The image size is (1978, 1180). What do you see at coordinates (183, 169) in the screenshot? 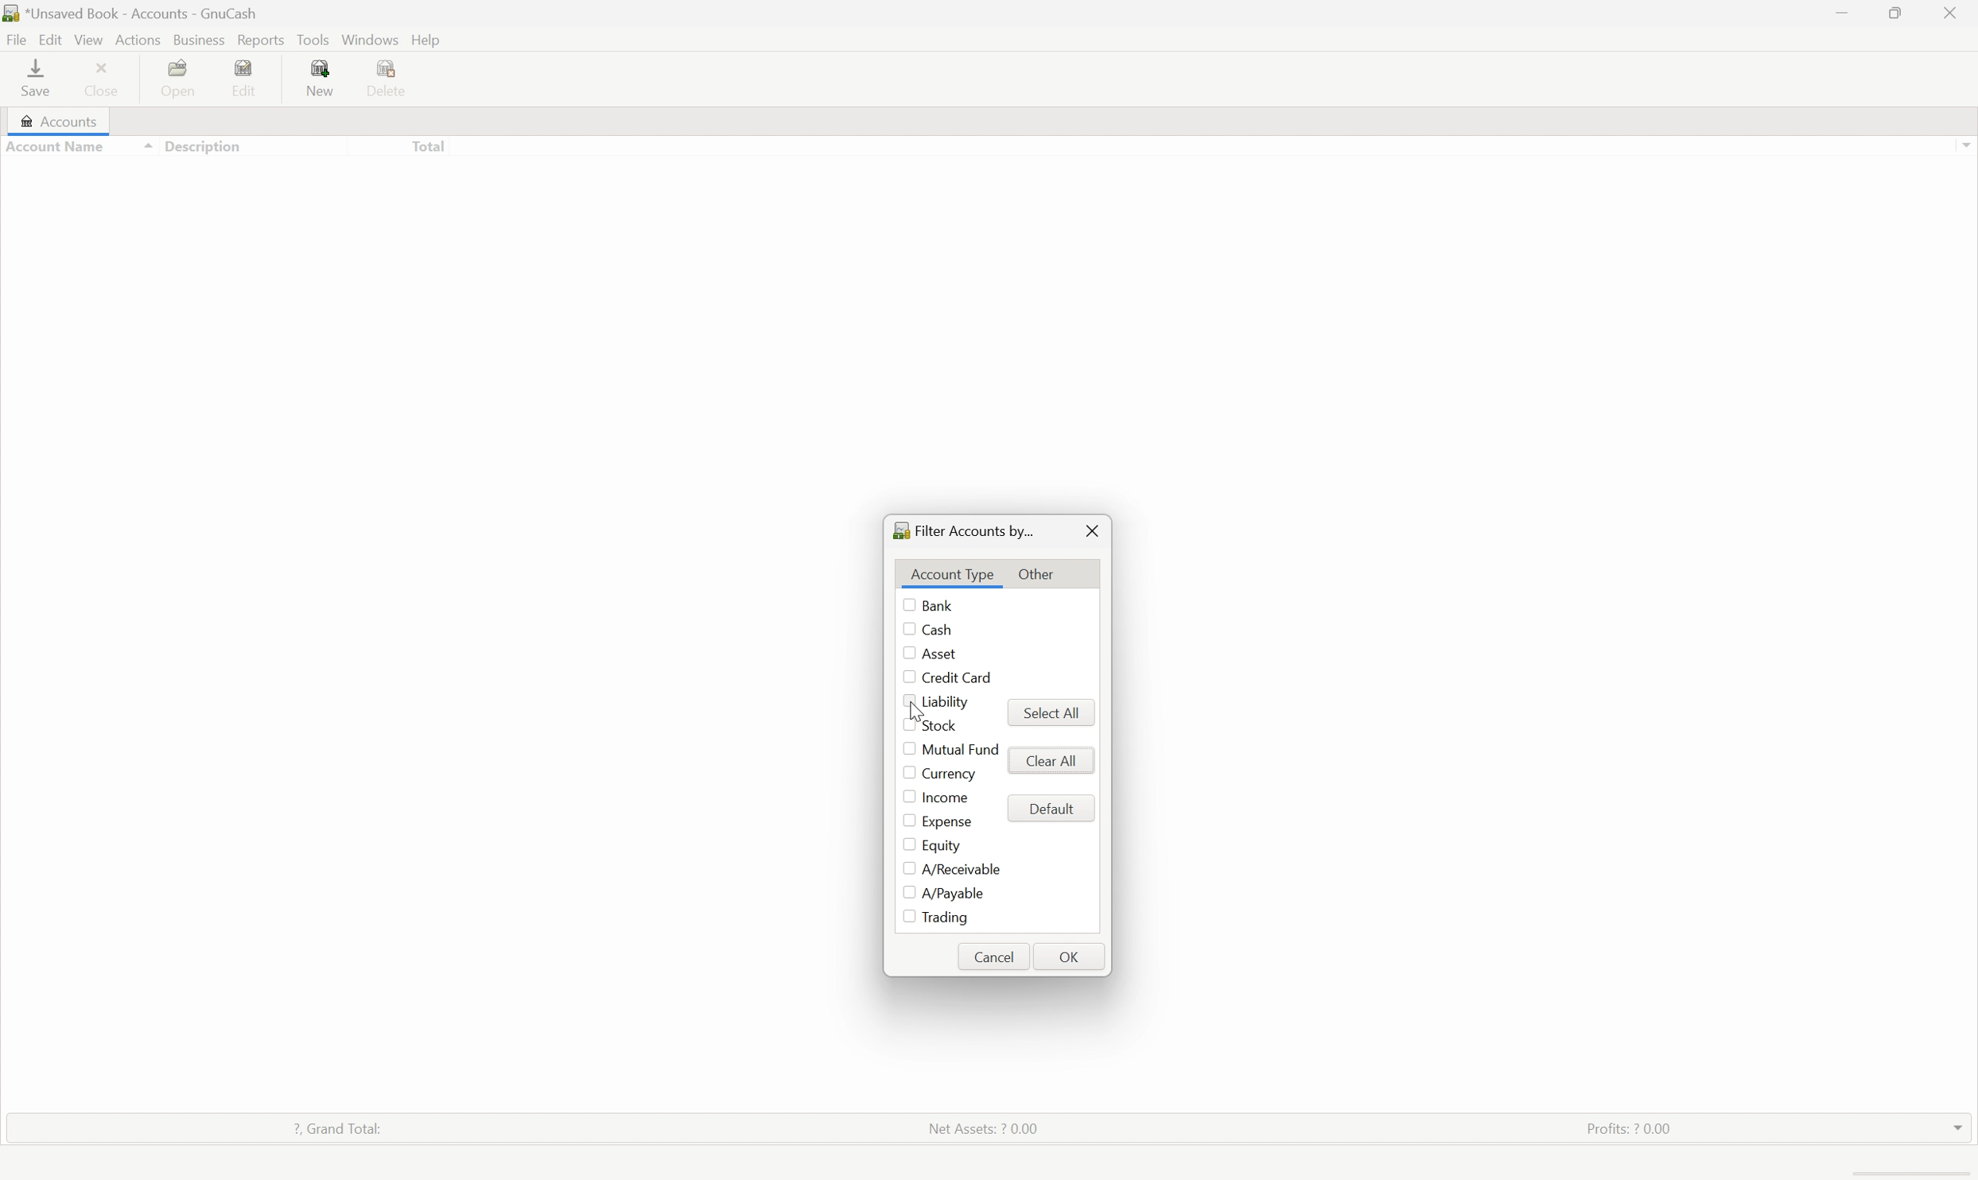
I see `Assets` at bounding box center [183, 169].